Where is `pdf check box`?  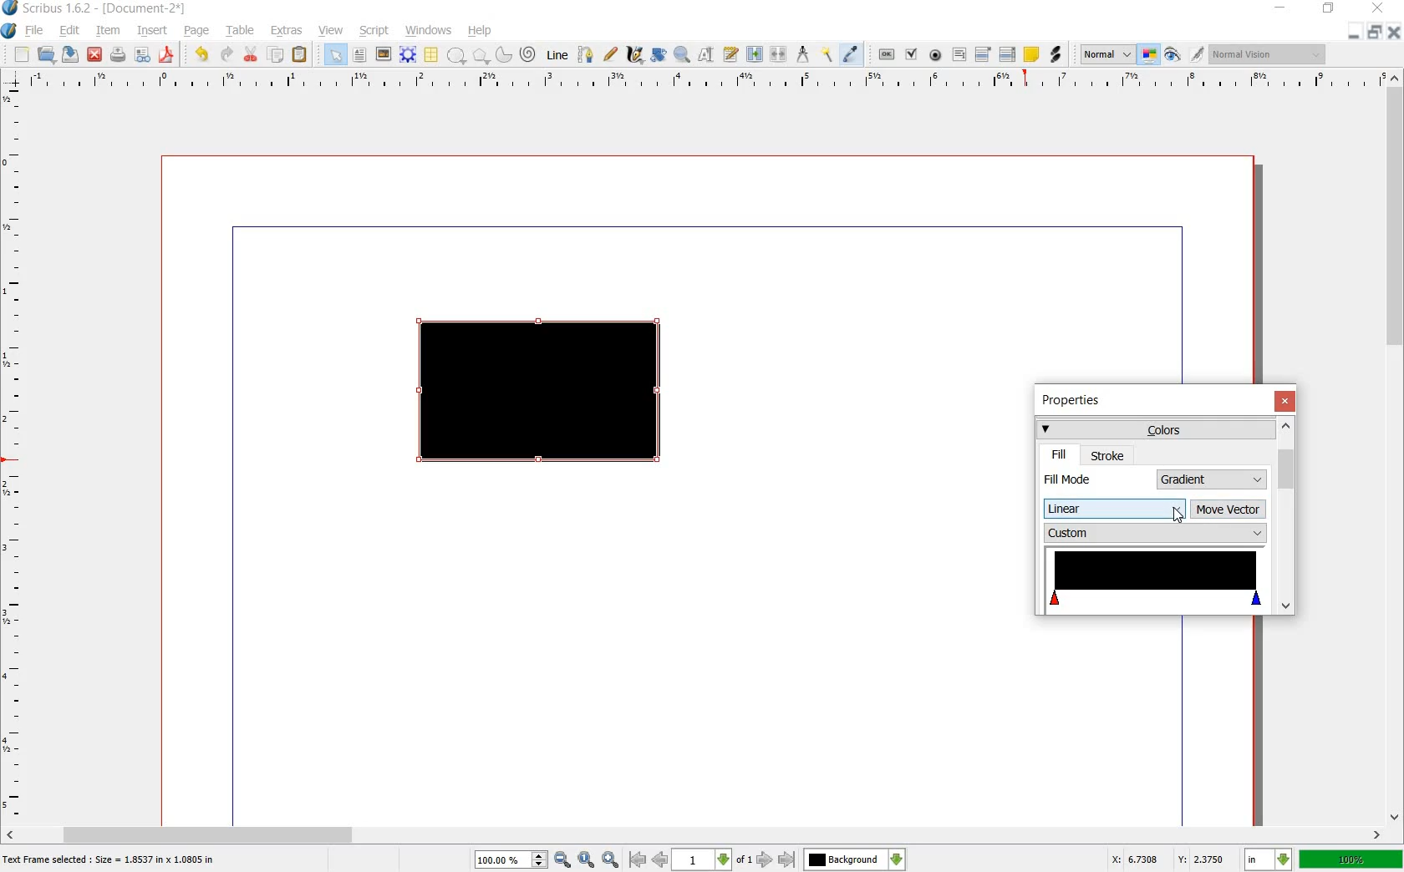 pdf check box is located at coordinates (911, 54).